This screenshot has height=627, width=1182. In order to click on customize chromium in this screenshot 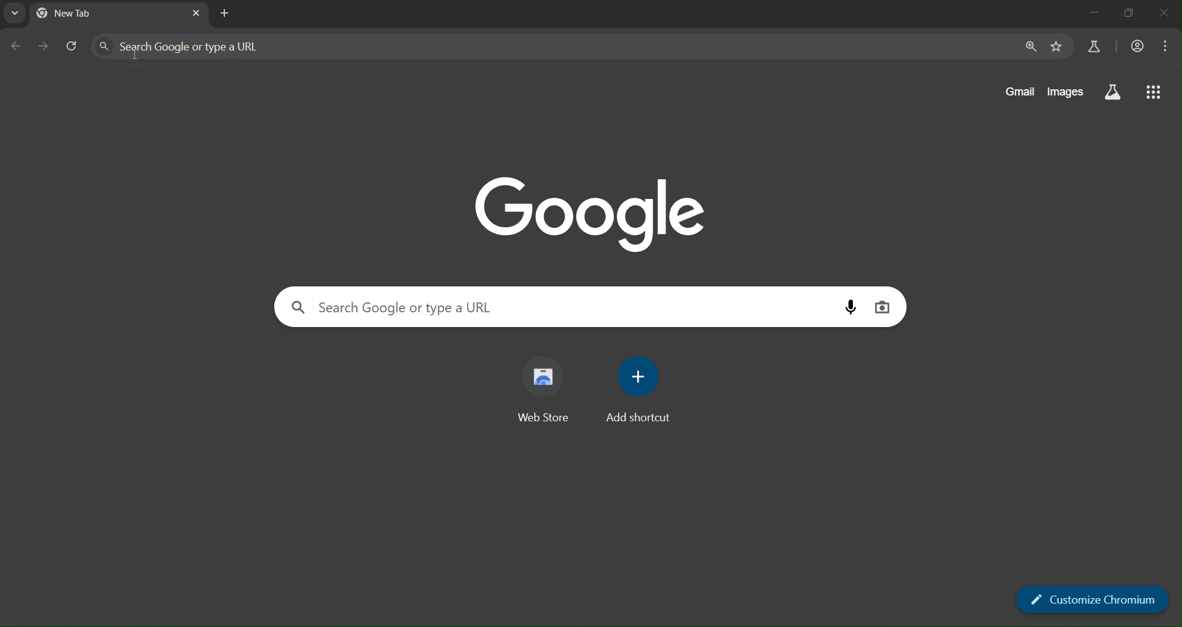, I will do `click(1091, 598)`.